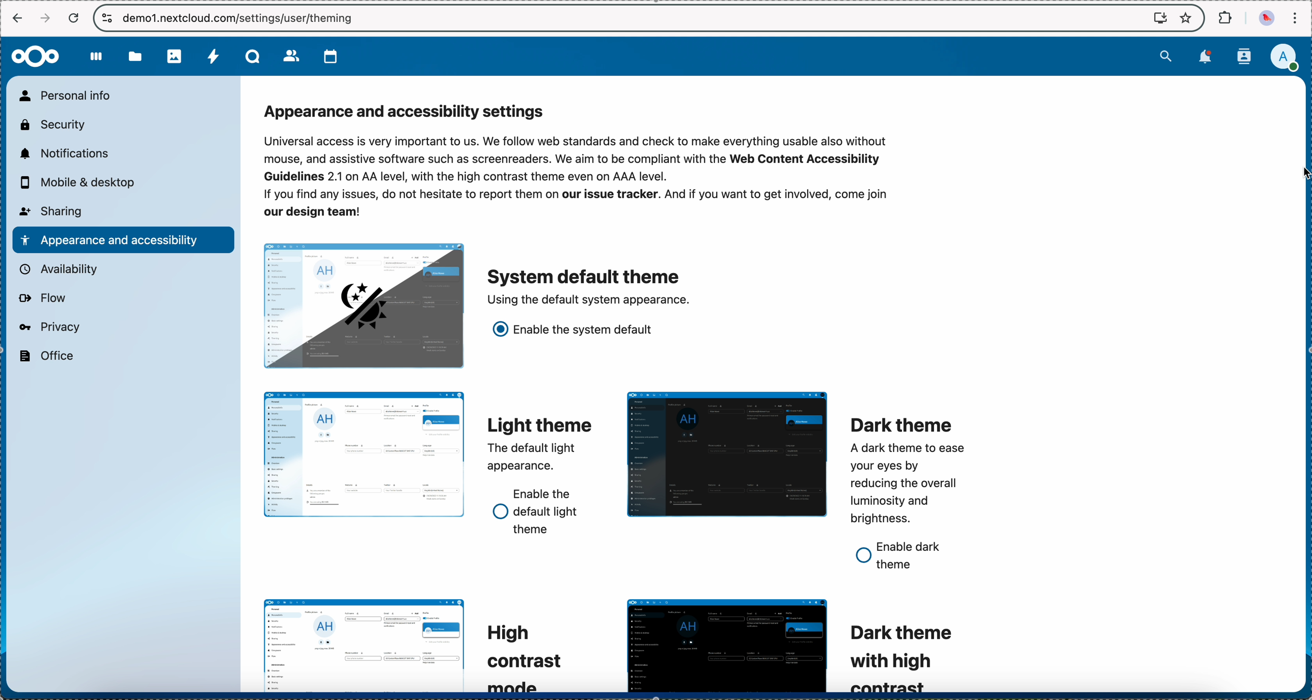  I want to click on dashboard, so click(97, 63).